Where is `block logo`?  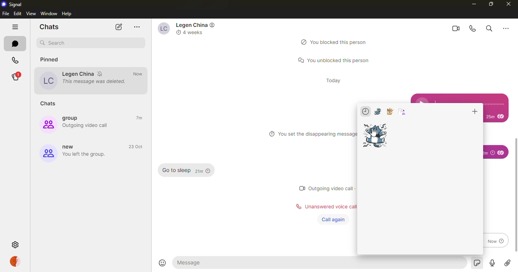 block logo is located at coordinates (302, 42).